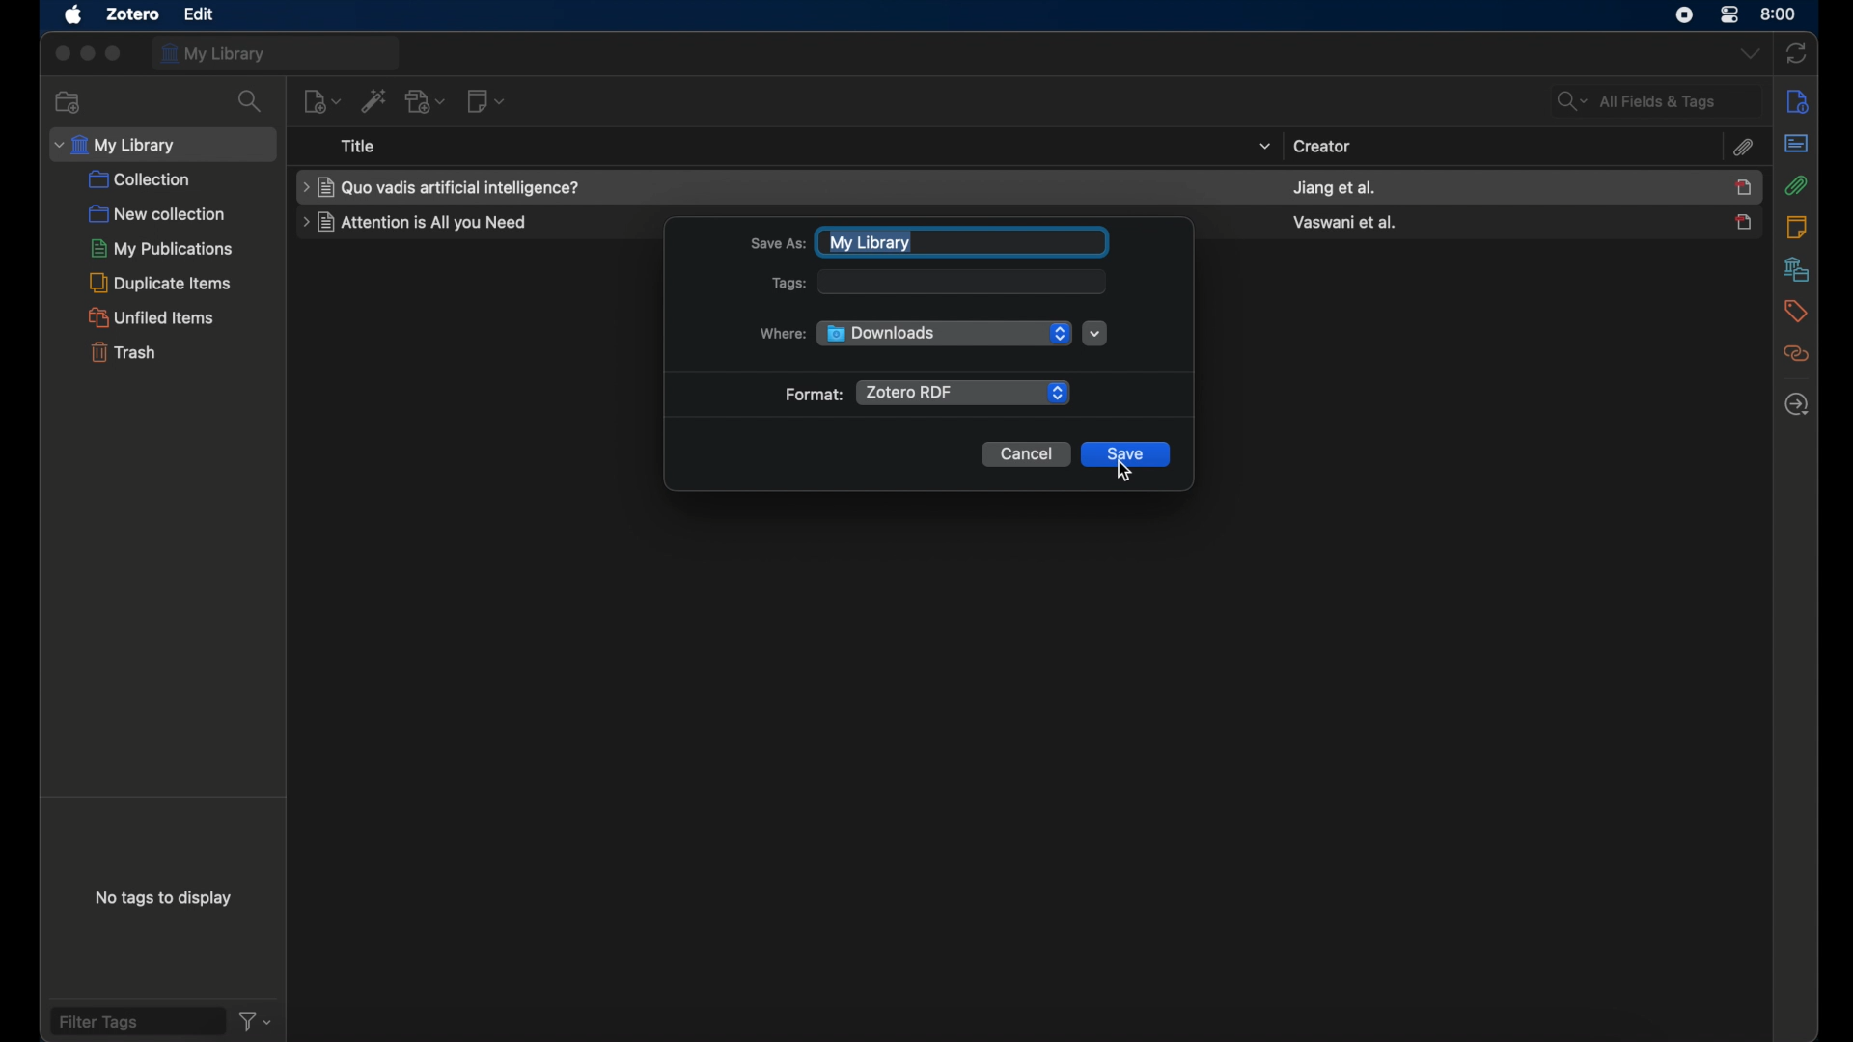  Describe the element at coordinates (1742, 149) in the screenshot. I see `attachments` at that location.